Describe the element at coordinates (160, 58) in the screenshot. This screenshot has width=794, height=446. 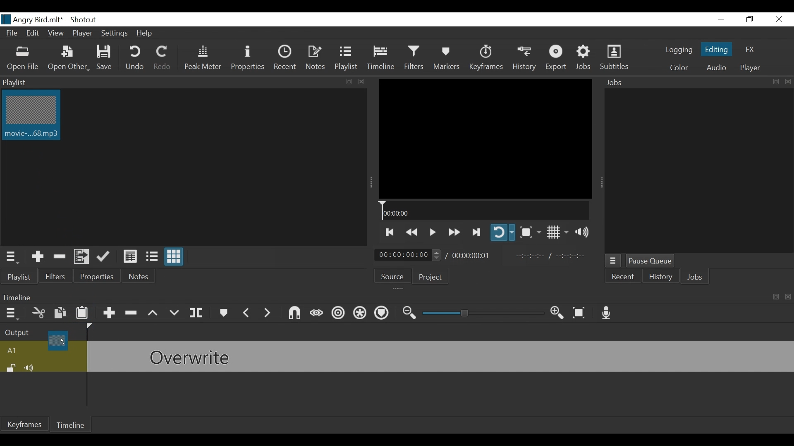
I see `Redo` at that location.